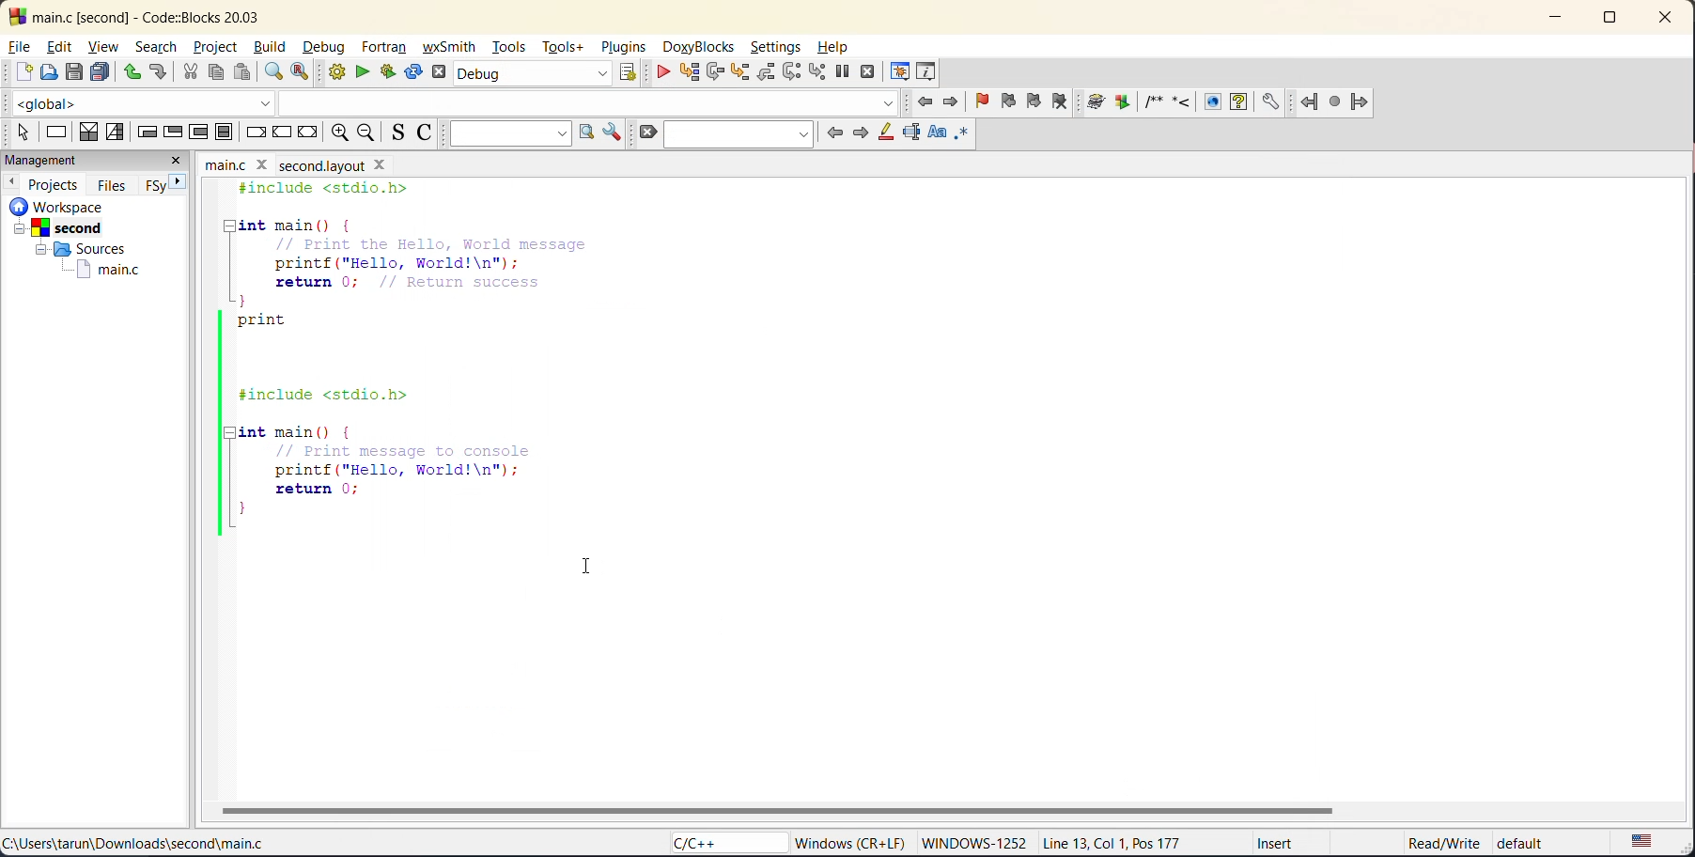  Describe the element at coordinates (608, 132) in the screenshot. I see `show options window` at that location.